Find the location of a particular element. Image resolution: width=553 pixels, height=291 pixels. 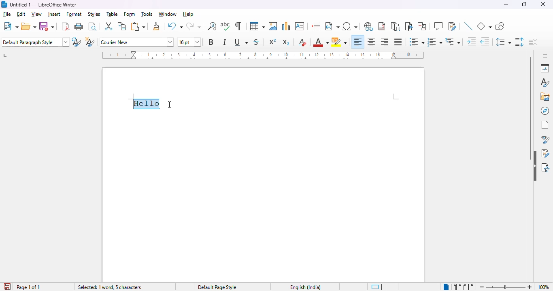

page is located at coordinates (545, 125).